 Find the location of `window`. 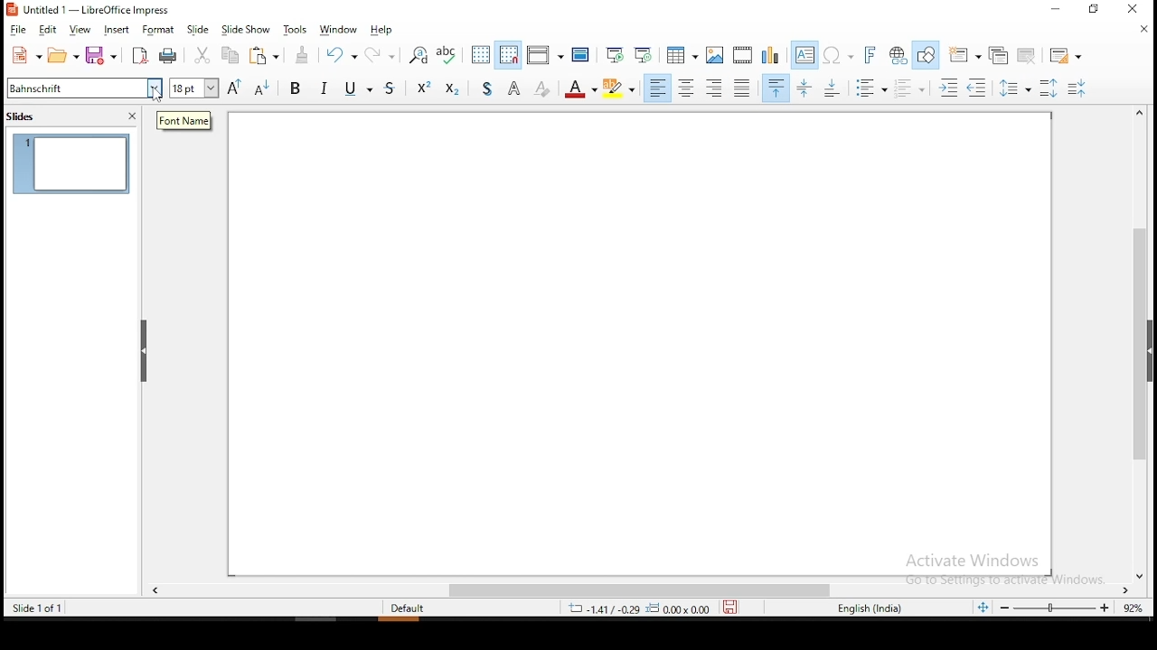

window is located at coordinates (343, 28).